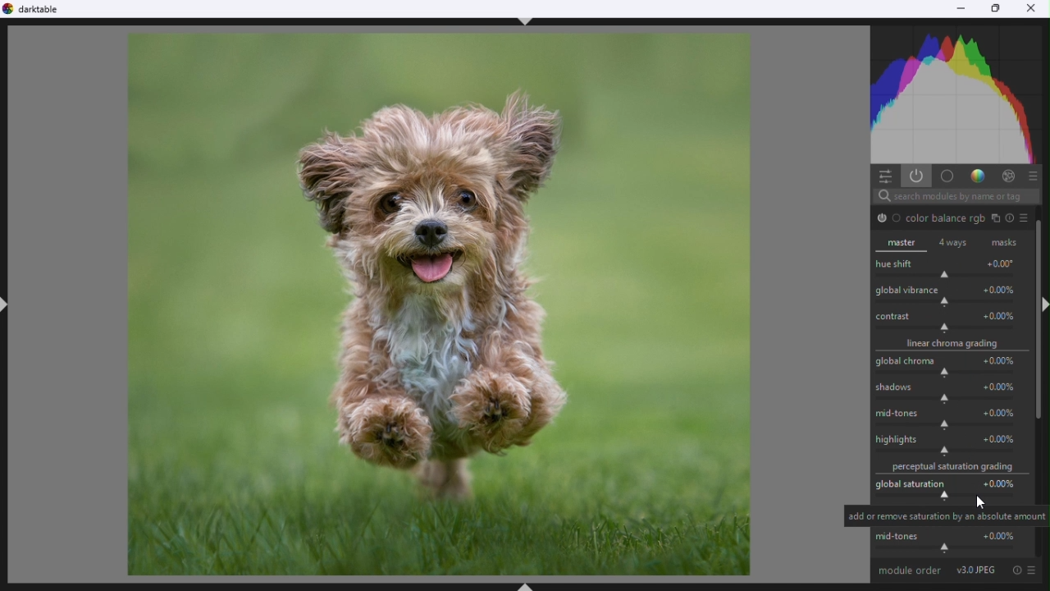 This screenshot has width=1050, height=591. Describe the element at coordinates (436, 289) in the screenshot. I see `selected image` at that location.